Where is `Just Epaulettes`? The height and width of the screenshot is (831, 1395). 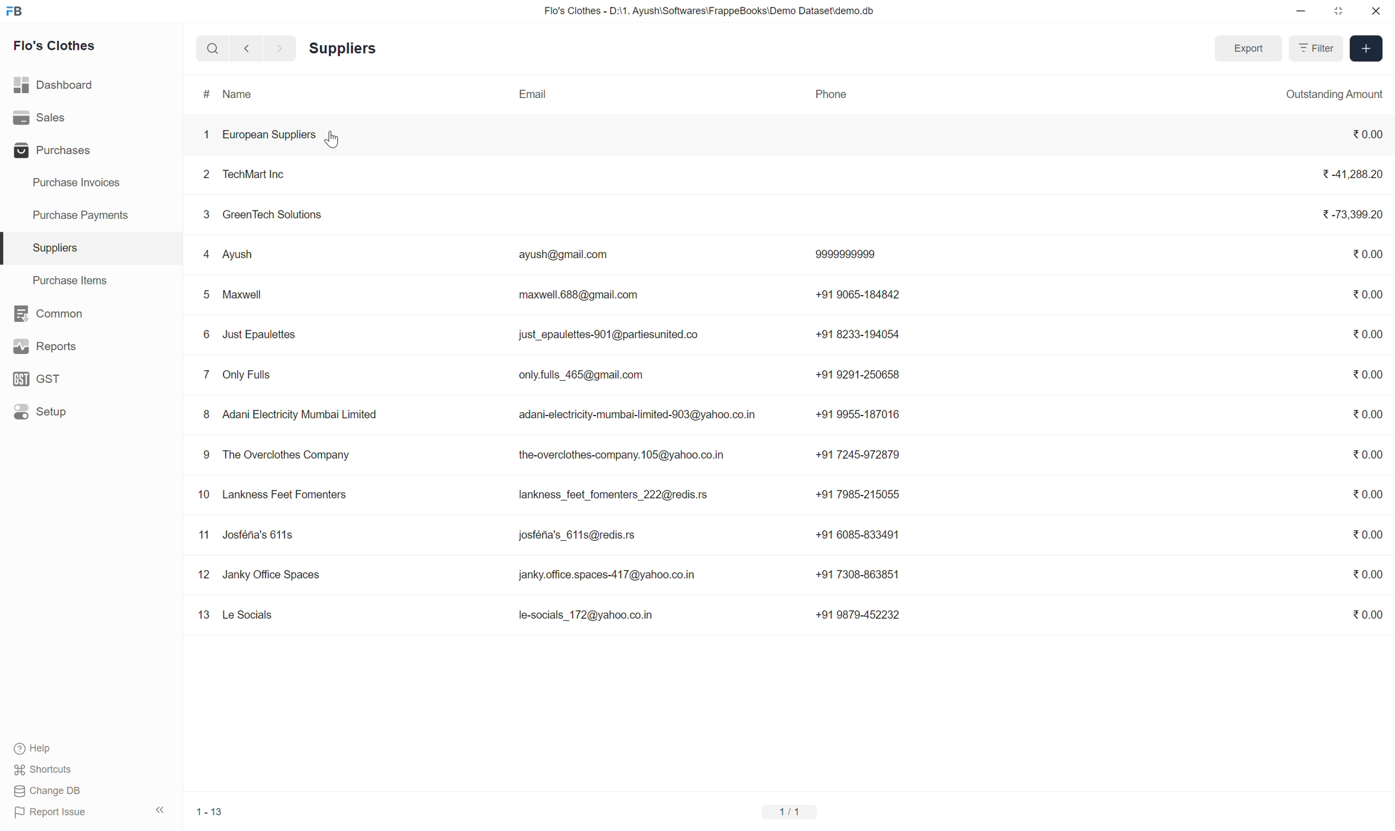 Just Epaulettes is located at coordinates (266, 333).